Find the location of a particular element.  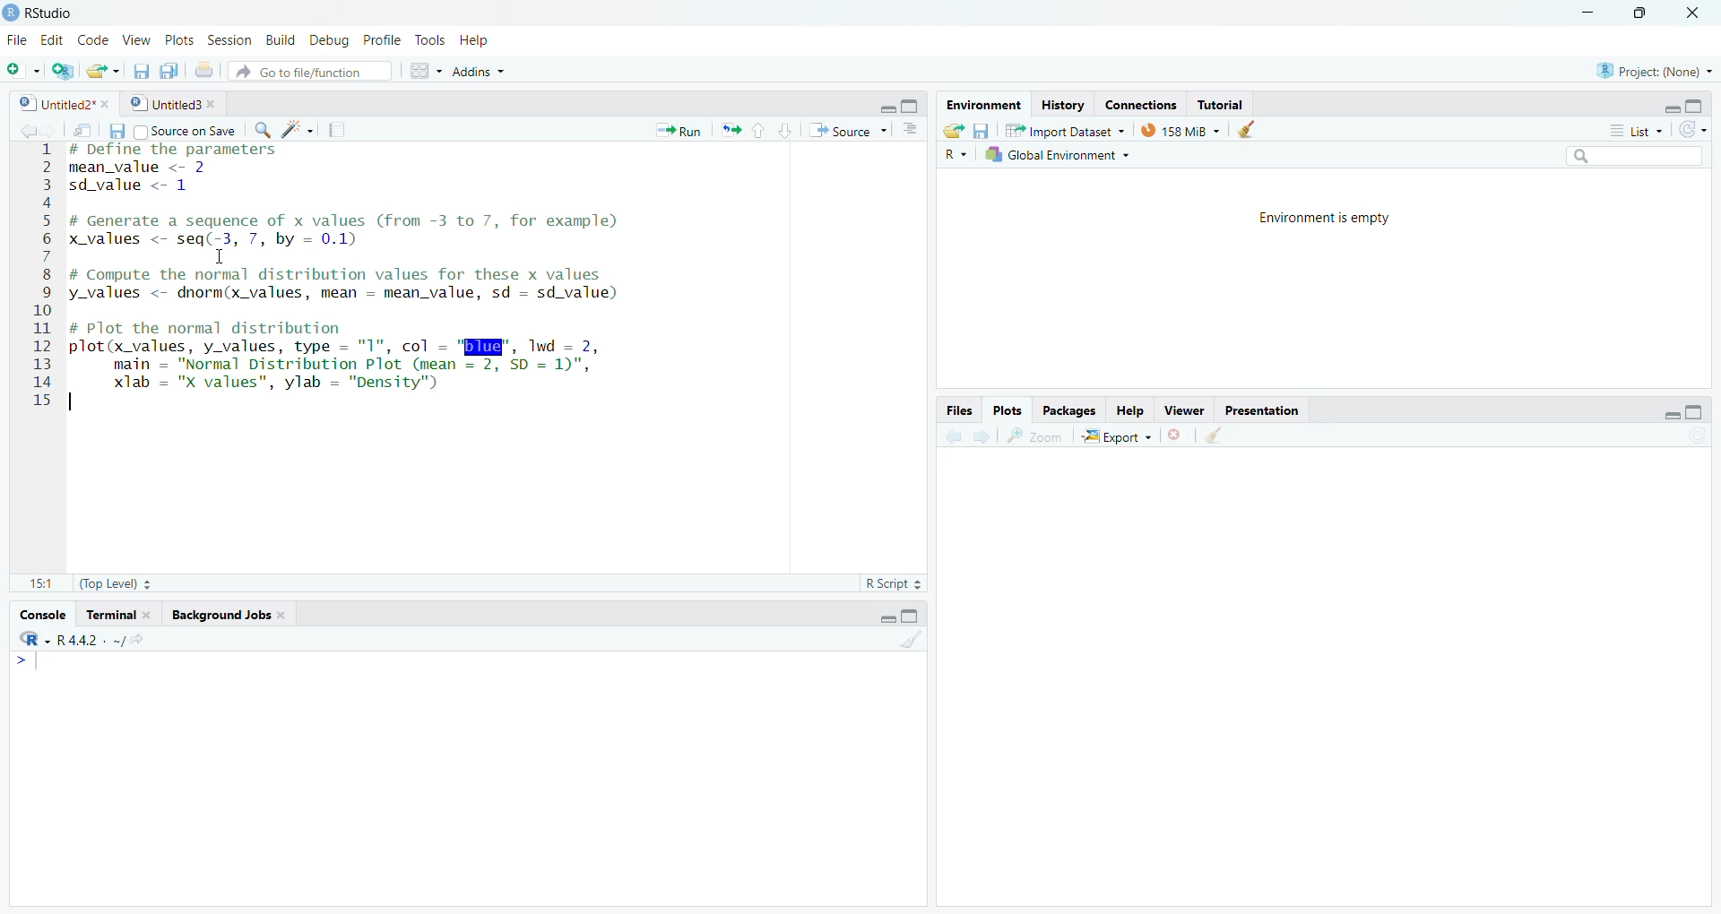

 is located at coordinates (114, 132).